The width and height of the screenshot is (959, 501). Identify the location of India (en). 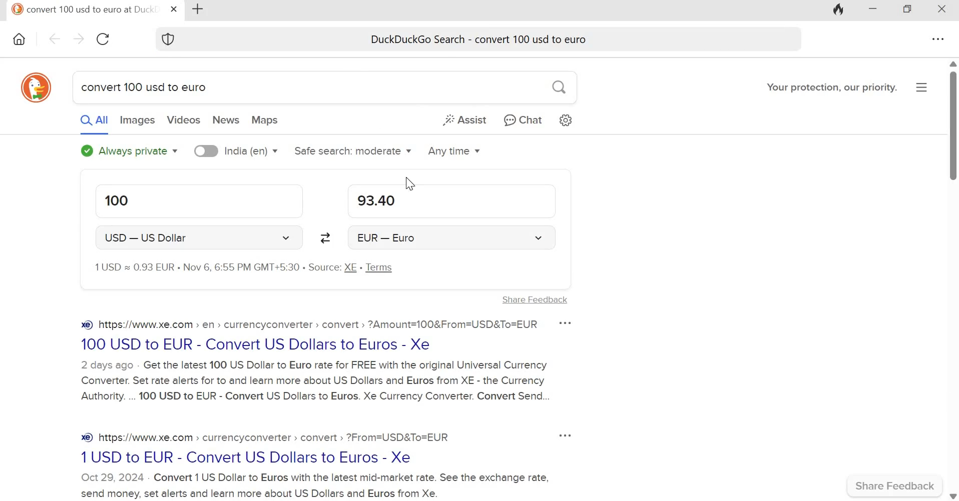
(237, 150).